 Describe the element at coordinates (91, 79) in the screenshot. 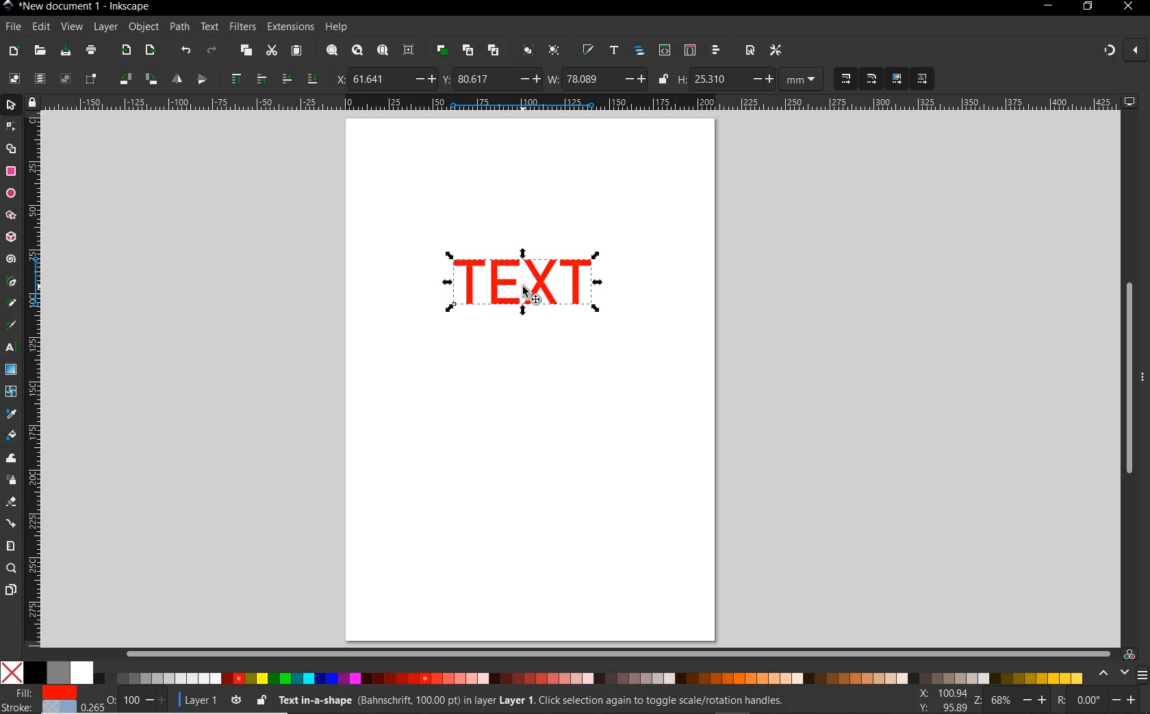

I see `toggle selection box to select all touched objects` at that location.